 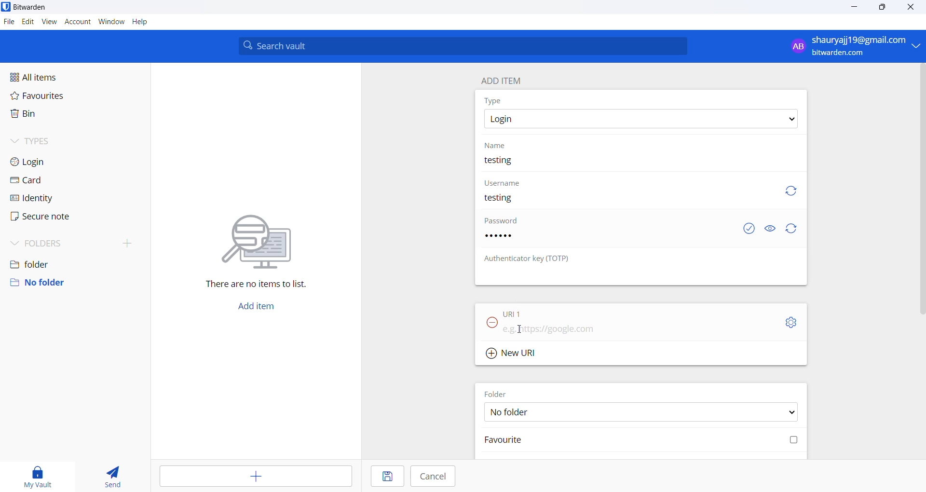 I want to click on save, so click(x=386, y=476).